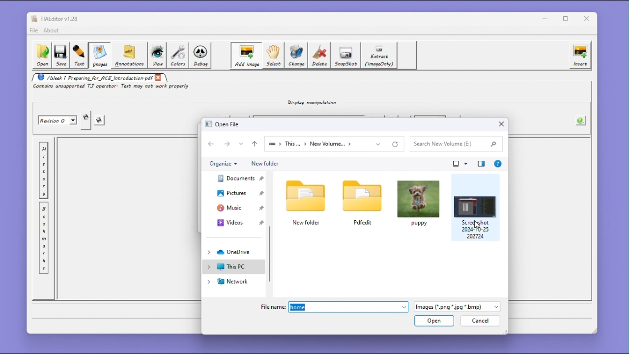 This screenshot has height=354, width=629. Describe the element at coordinates (502, 124) in the screenshot. I see `close` at that location.